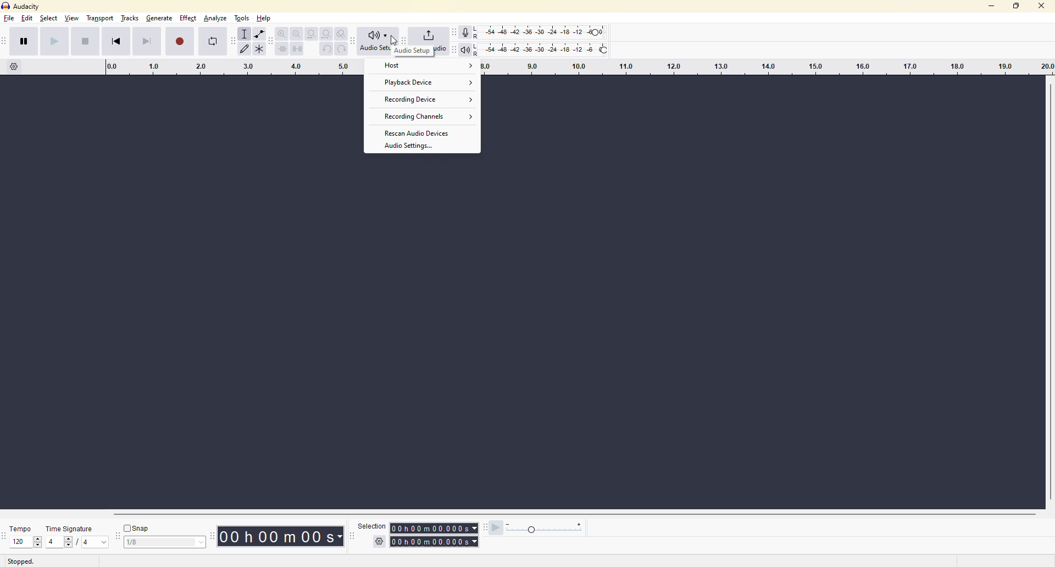 The height and width of the screenshot is (567, 1055). I want to click on Vertical Scrollbar, so click(1048, 287).